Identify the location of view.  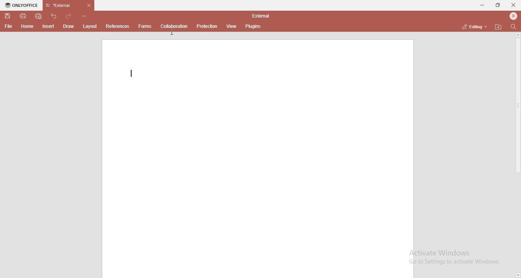
(232, 27).